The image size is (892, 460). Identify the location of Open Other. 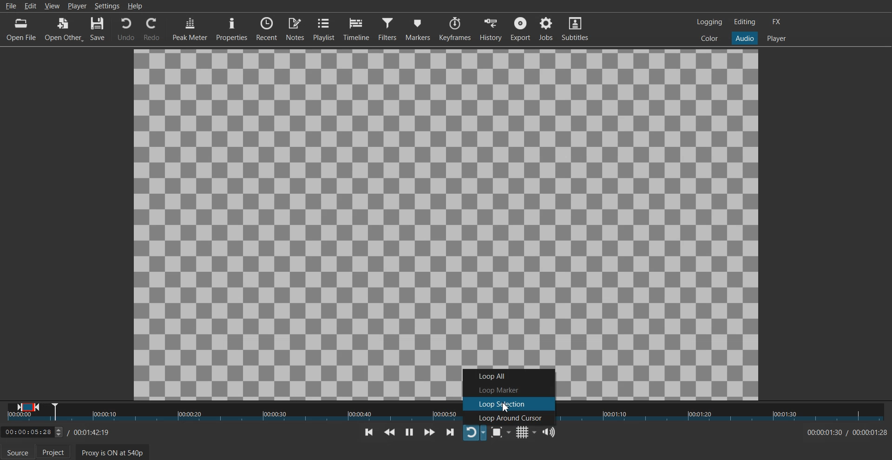
(64, 29).